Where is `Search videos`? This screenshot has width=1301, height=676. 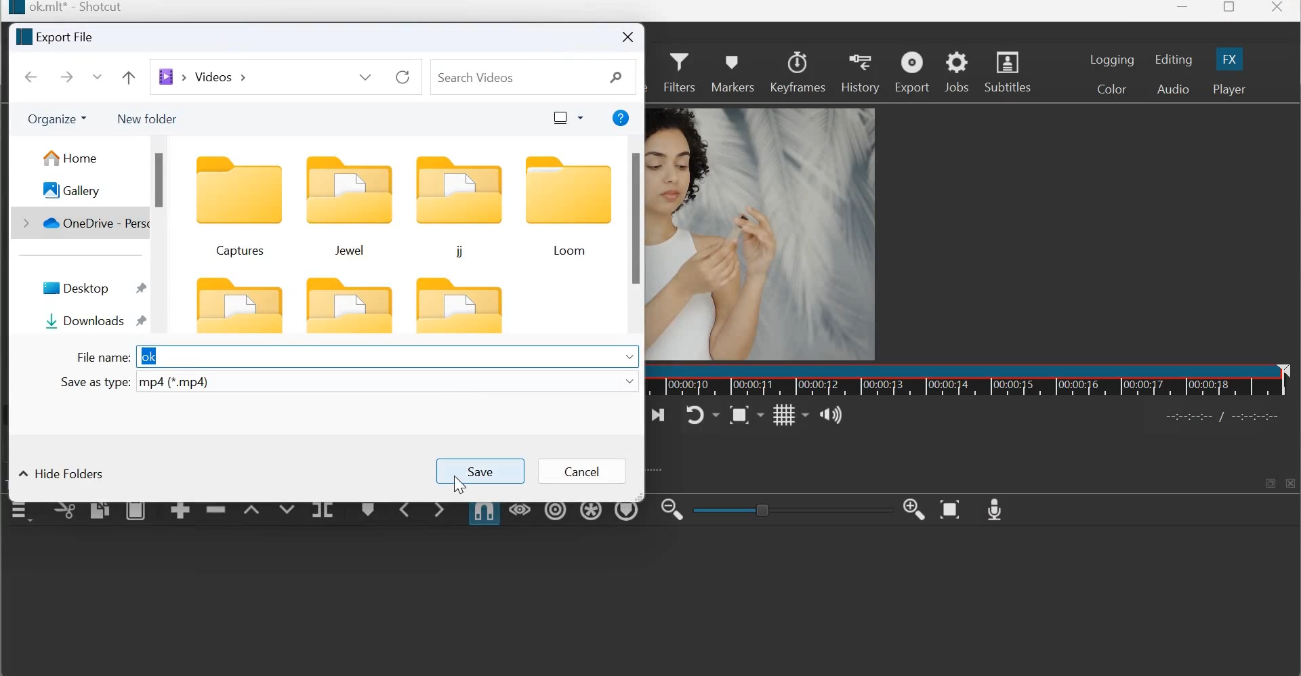 Search videos is located at coordinates (529, 77).